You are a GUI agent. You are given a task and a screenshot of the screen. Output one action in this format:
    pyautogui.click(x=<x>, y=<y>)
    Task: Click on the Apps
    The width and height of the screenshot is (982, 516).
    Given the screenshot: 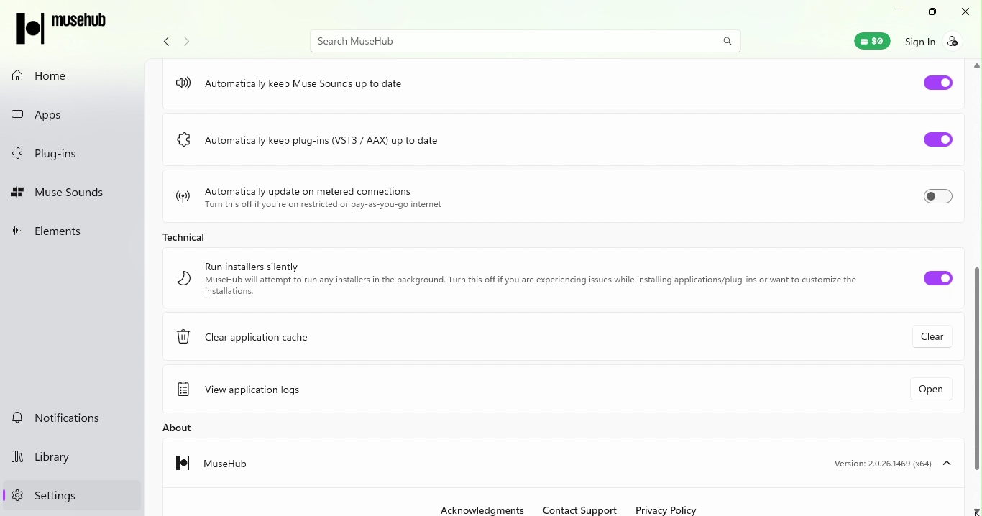 What is the action you would take?
    pyautogui.click(x=63, y=118)
    